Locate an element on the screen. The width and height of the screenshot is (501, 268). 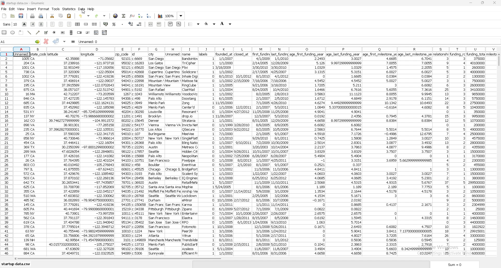
frame is located at coordinates (21, 32).